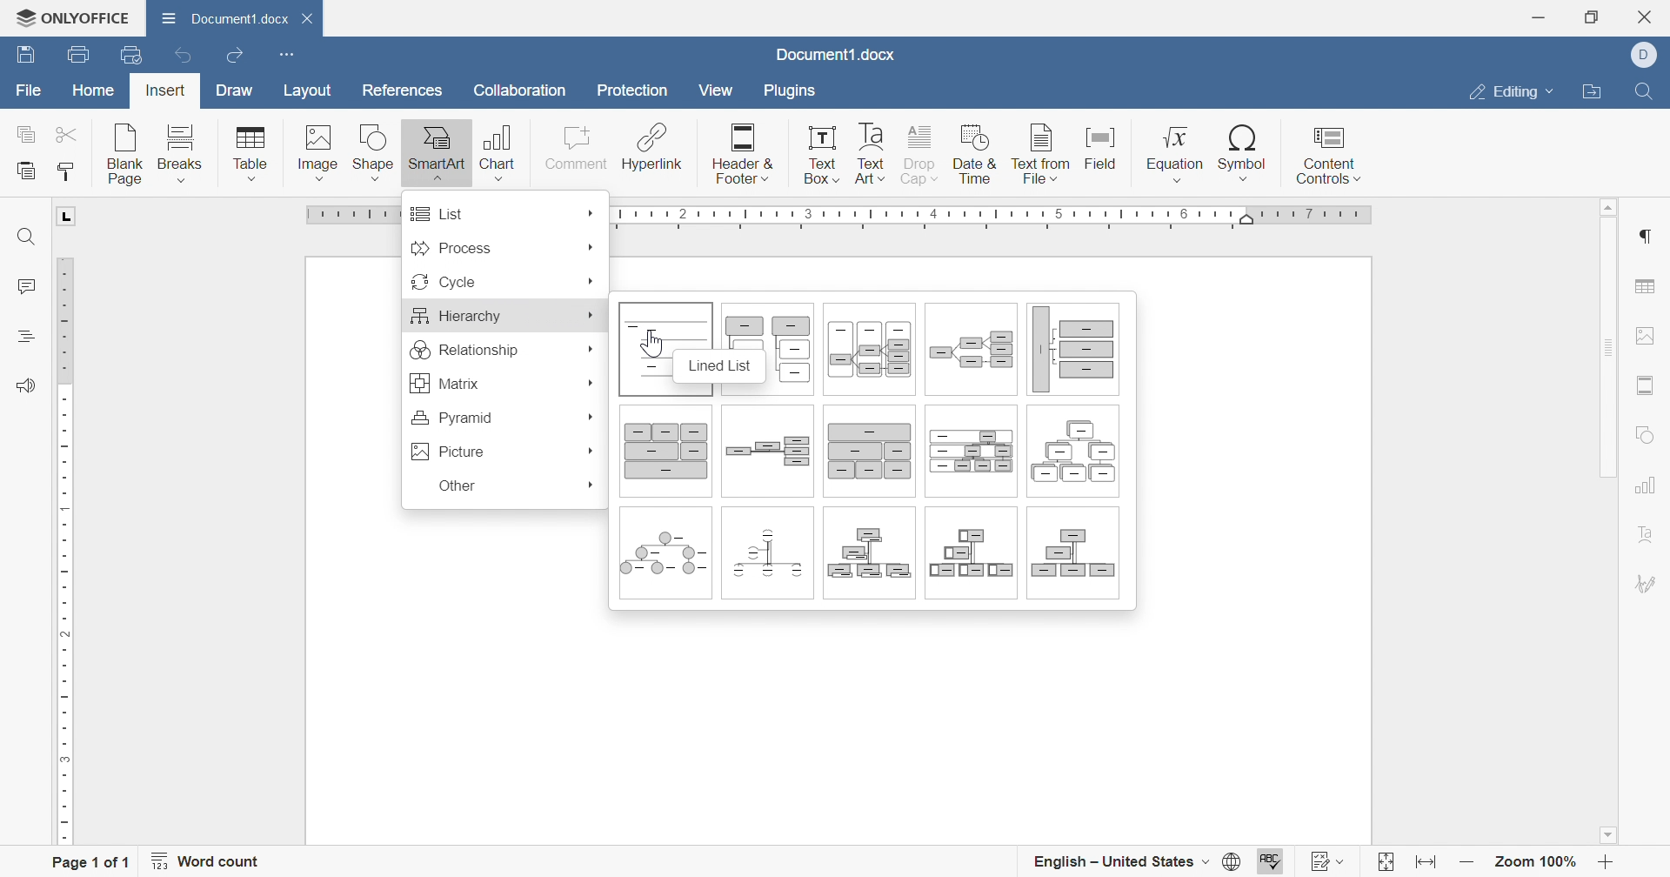 This screenshot has width=1670, height=877. Describe the element at coordinates (228, 22) in the screenshot. I see `Document1.docx` at that location.